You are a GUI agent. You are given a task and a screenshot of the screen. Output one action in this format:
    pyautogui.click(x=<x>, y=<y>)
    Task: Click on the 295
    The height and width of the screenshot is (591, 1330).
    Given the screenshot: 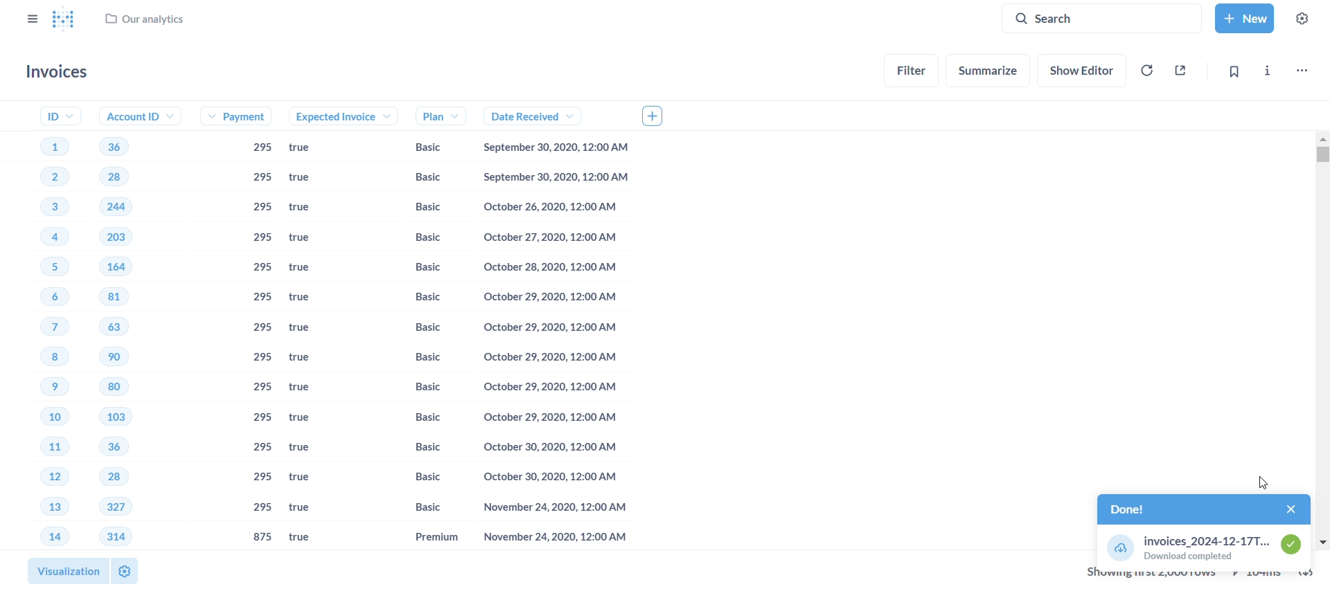 What is the action you would take?
    pyautogui.click(x=261, y=447)
    